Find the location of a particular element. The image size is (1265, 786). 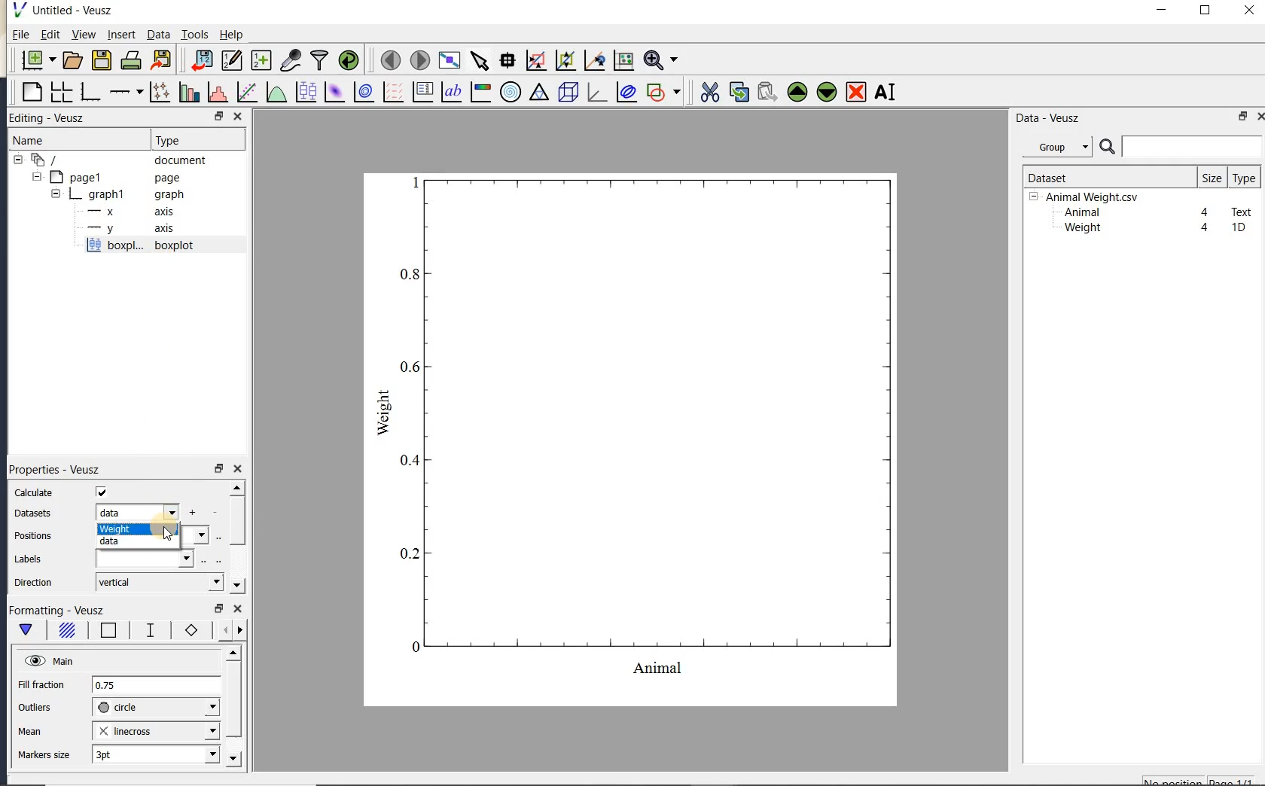

cursor is located at coordinates (170, 537).